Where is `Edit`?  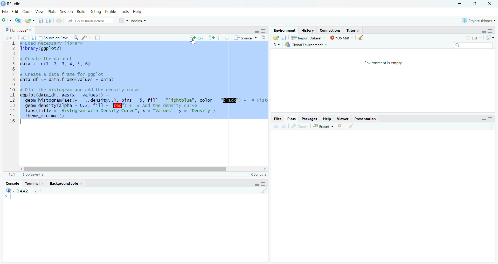 Edit is located at coordinates (15, 11).